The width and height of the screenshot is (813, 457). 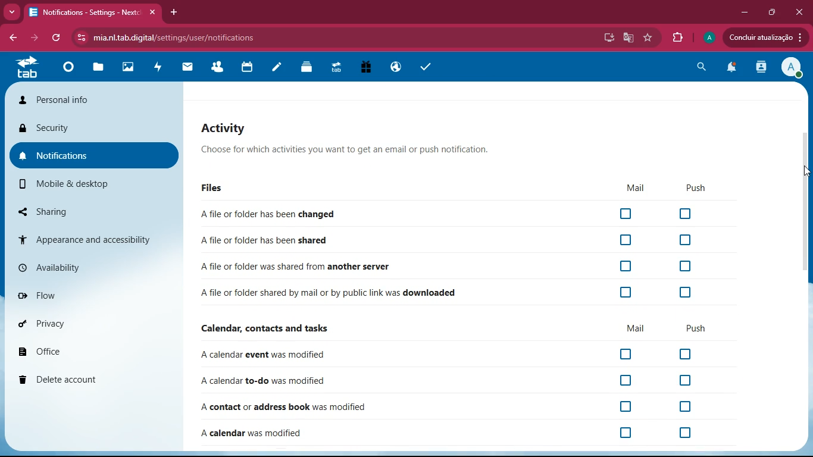 What do you see at coordinates (678, 37) in the screenshot?
I see `extensions` at bounding box center [678, 37].